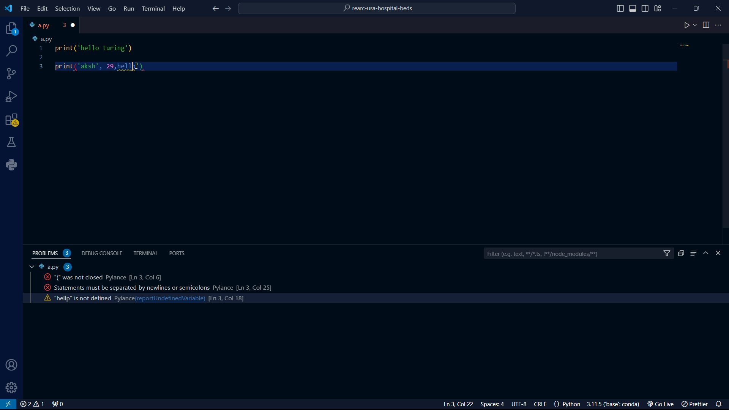 The image size is (729, 410). Describe the element at coordinates (568, 404) in the screenshot. I see `{} Python` at that location.